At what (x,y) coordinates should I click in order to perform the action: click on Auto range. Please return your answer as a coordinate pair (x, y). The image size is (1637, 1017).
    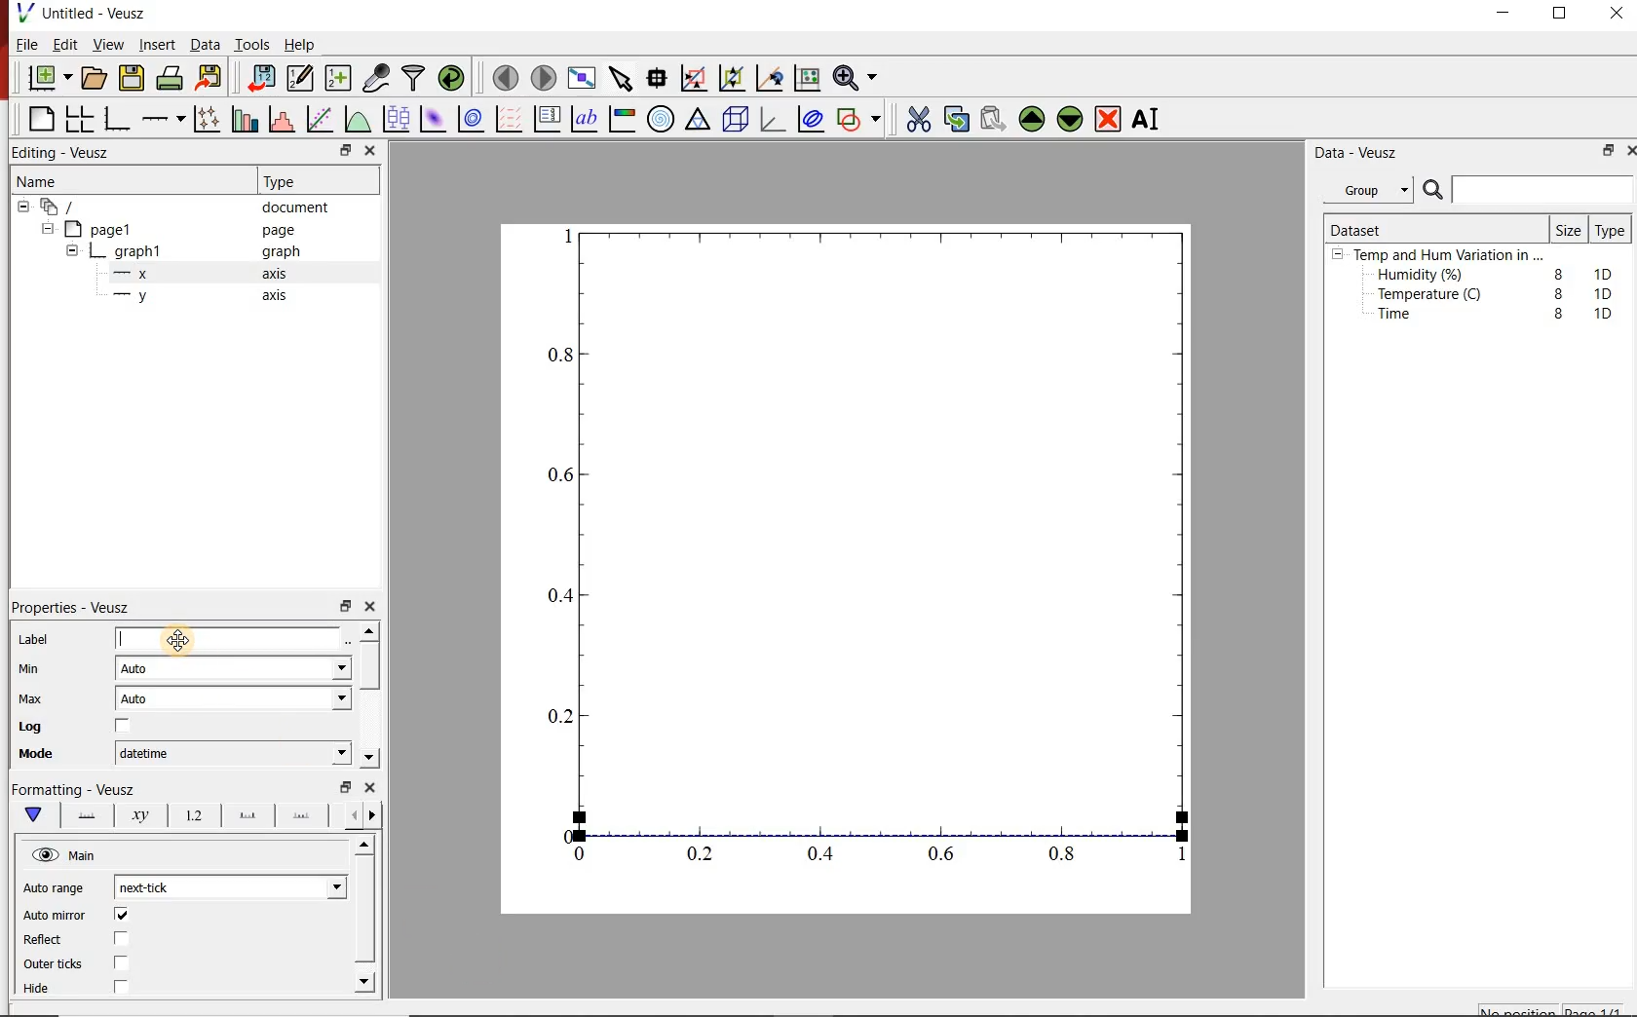
    Looking at the image, I should click on (57, 889).